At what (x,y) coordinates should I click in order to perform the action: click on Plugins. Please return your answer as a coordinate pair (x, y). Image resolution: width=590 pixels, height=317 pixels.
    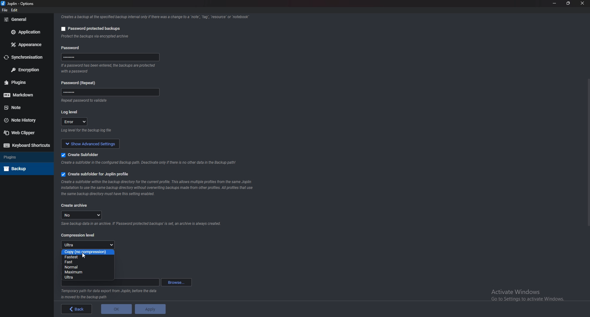
    Looking at the image, I should click on (25, 157).